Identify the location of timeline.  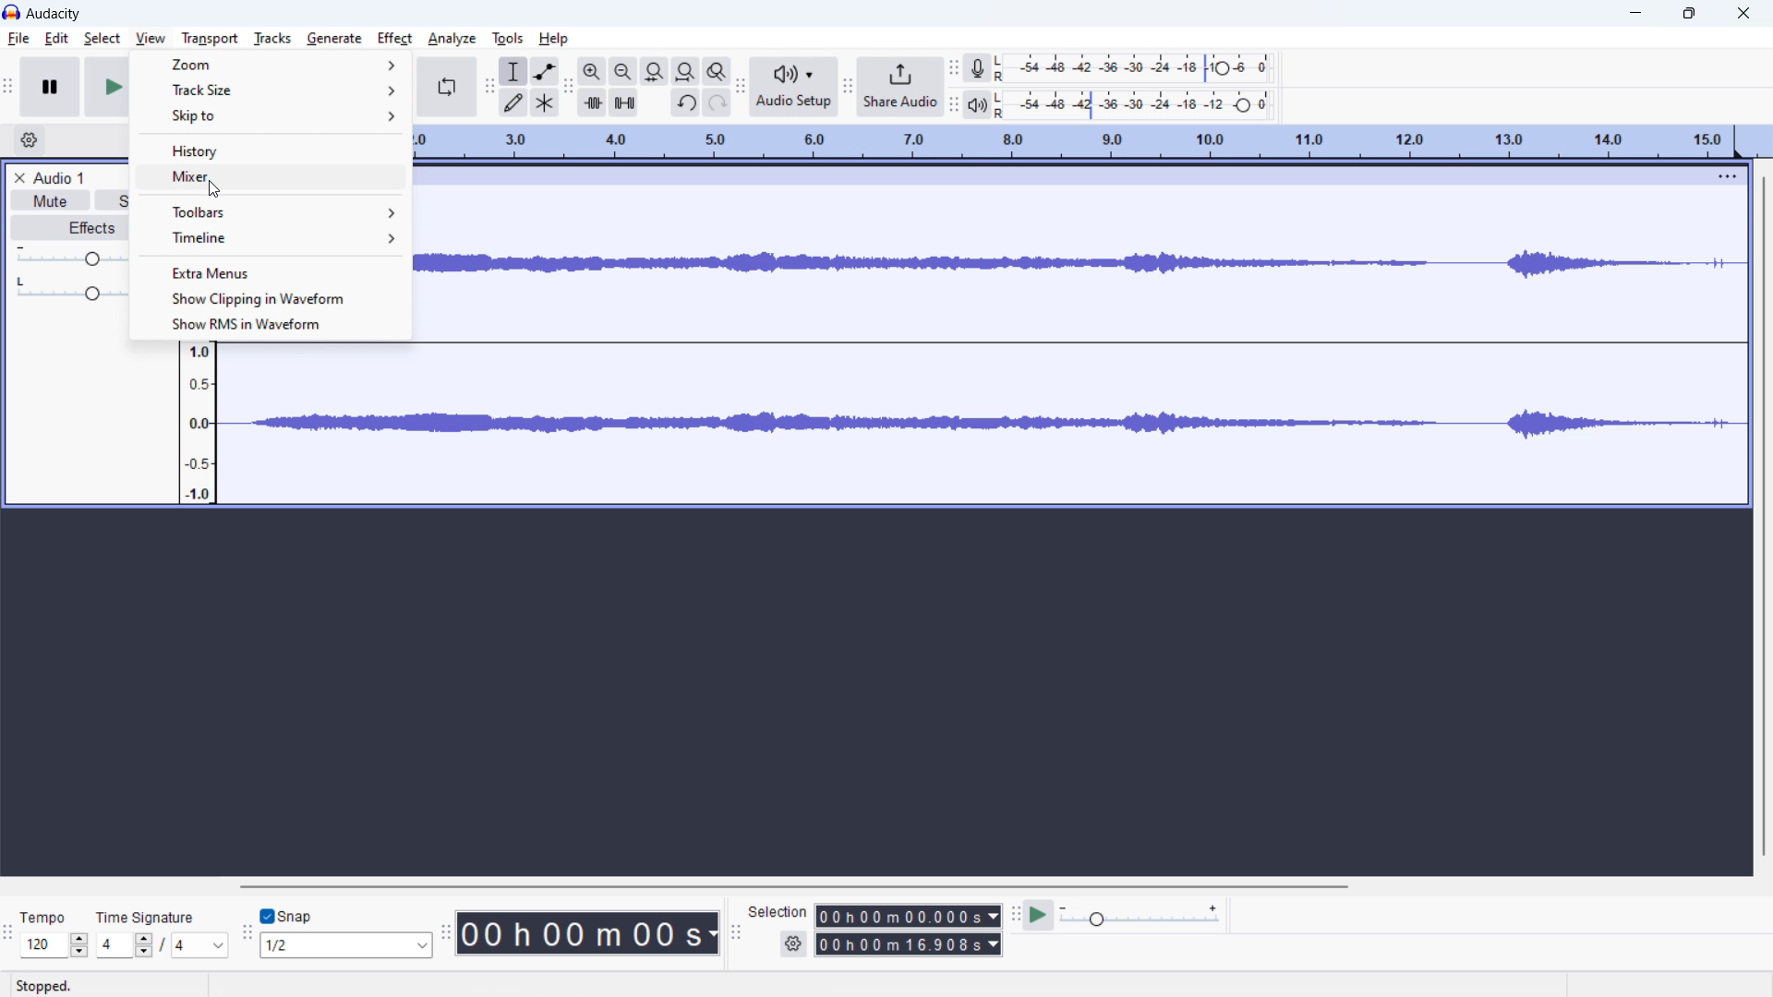
(283, 242).